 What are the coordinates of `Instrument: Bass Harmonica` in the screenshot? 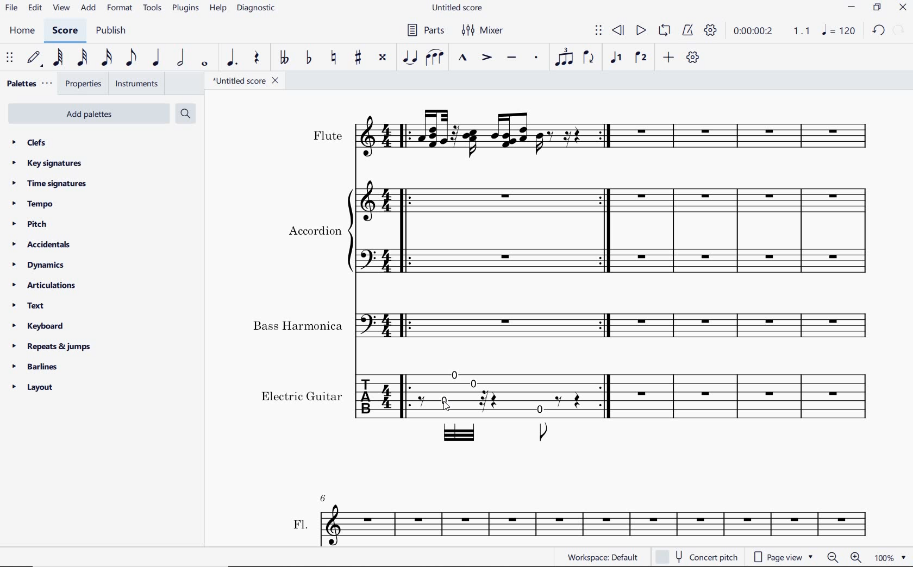 It's located at (564, 325).